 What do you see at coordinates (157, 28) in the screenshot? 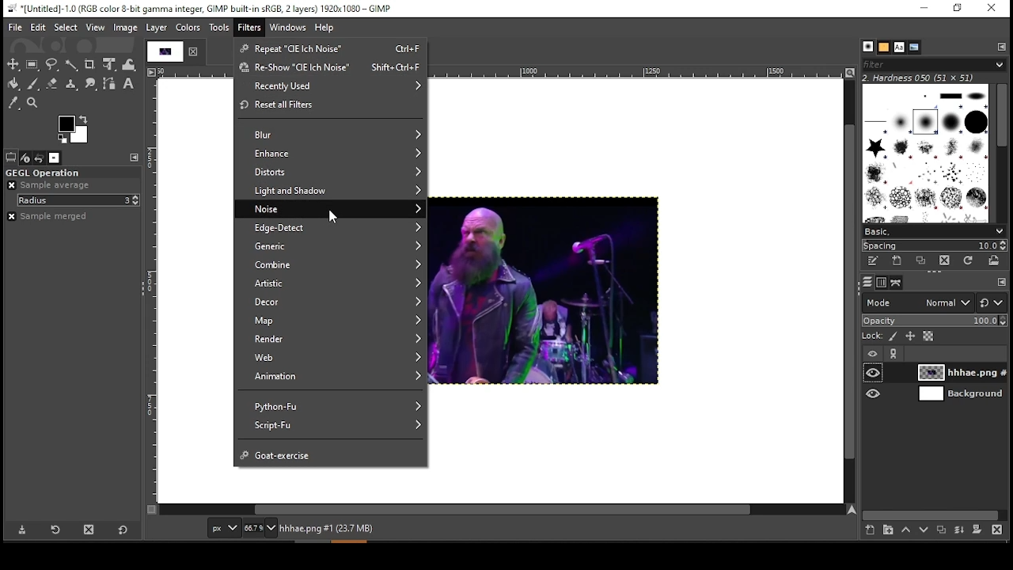
I see `layer` at bounding box center [157, 28].